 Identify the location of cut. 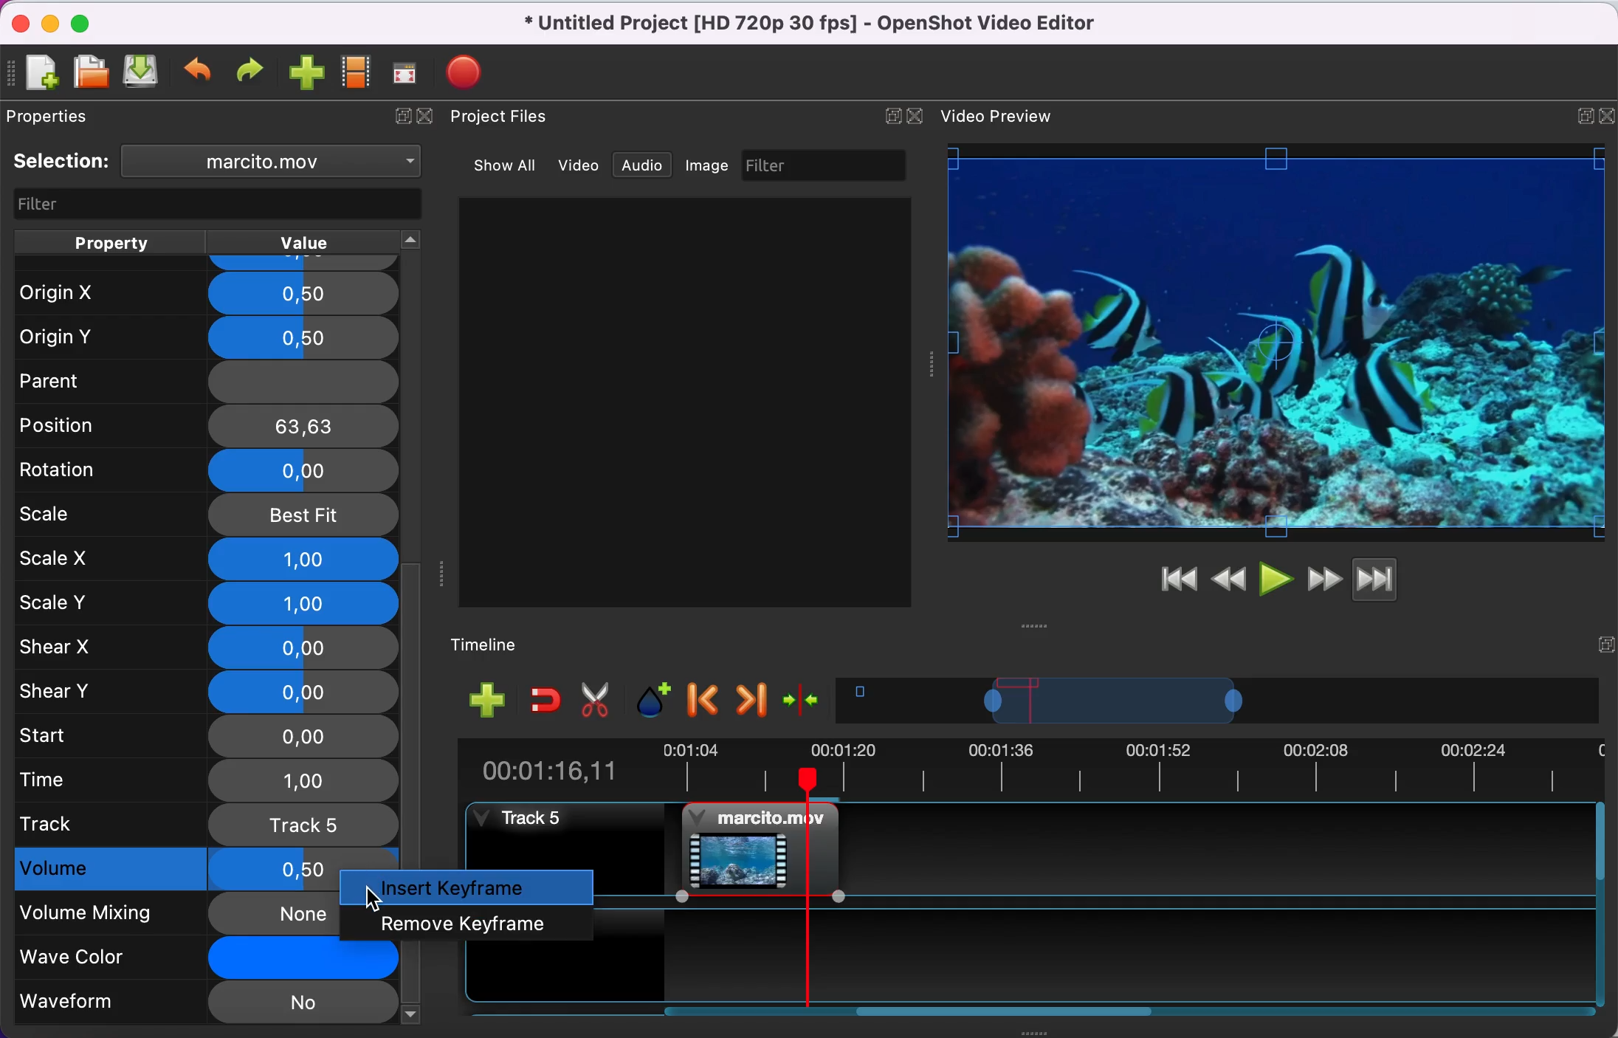
(601, 701).